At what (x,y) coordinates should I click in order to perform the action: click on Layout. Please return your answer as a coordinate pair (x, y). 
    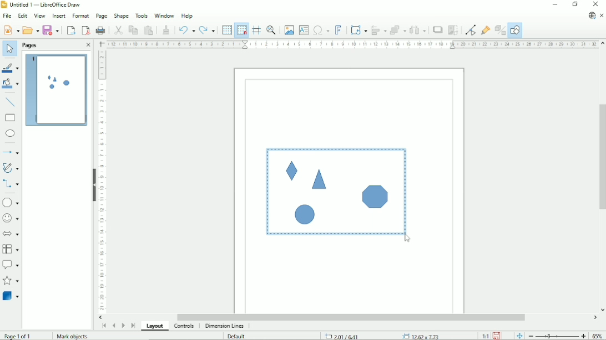
    Looking at the image, I should click on (155, 326).